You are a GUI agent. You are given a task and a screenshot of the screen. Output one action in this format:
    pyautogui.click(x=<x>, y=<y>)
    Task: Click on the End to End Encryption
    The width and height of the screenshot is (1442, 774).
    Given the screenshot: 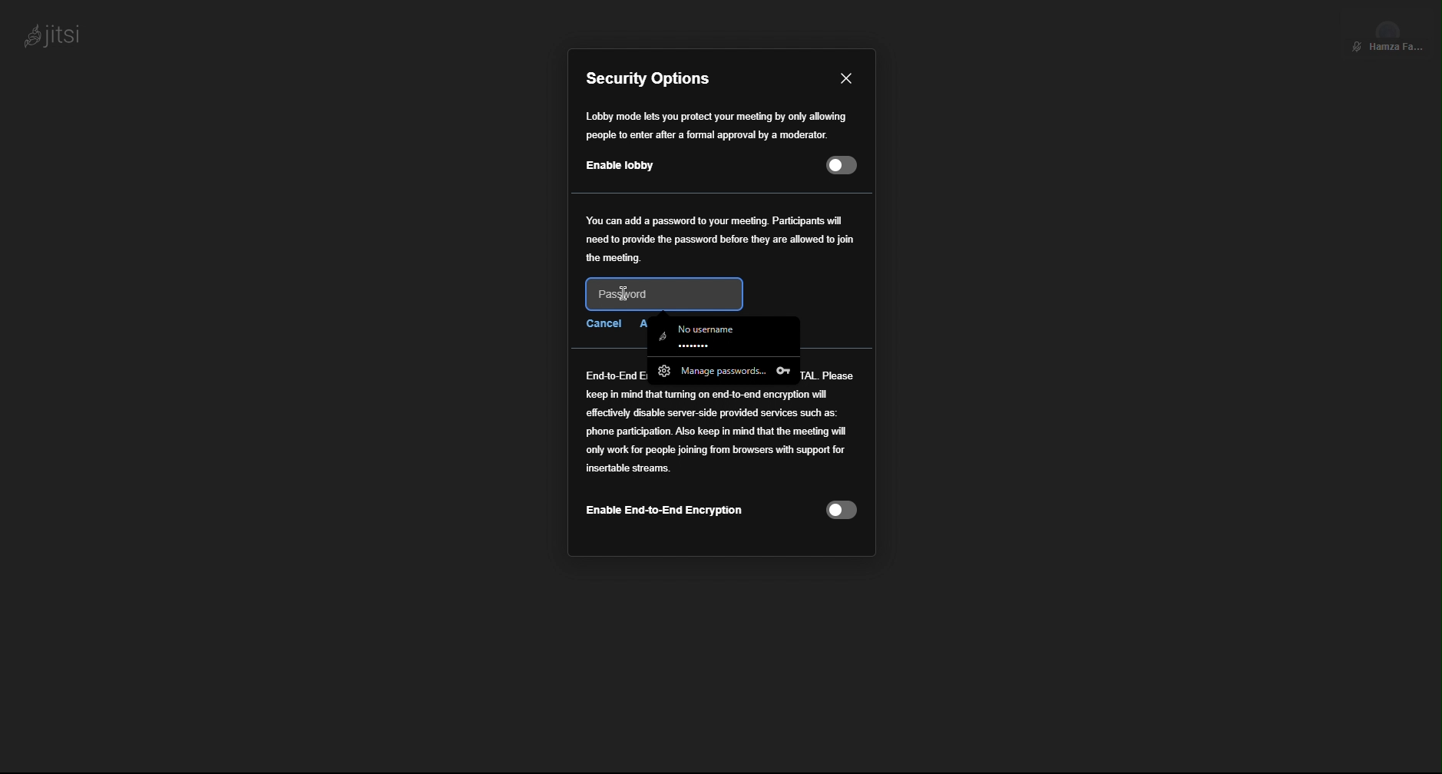 What is the action you would take?
    pyautogui.click(x=719, y=455)
    